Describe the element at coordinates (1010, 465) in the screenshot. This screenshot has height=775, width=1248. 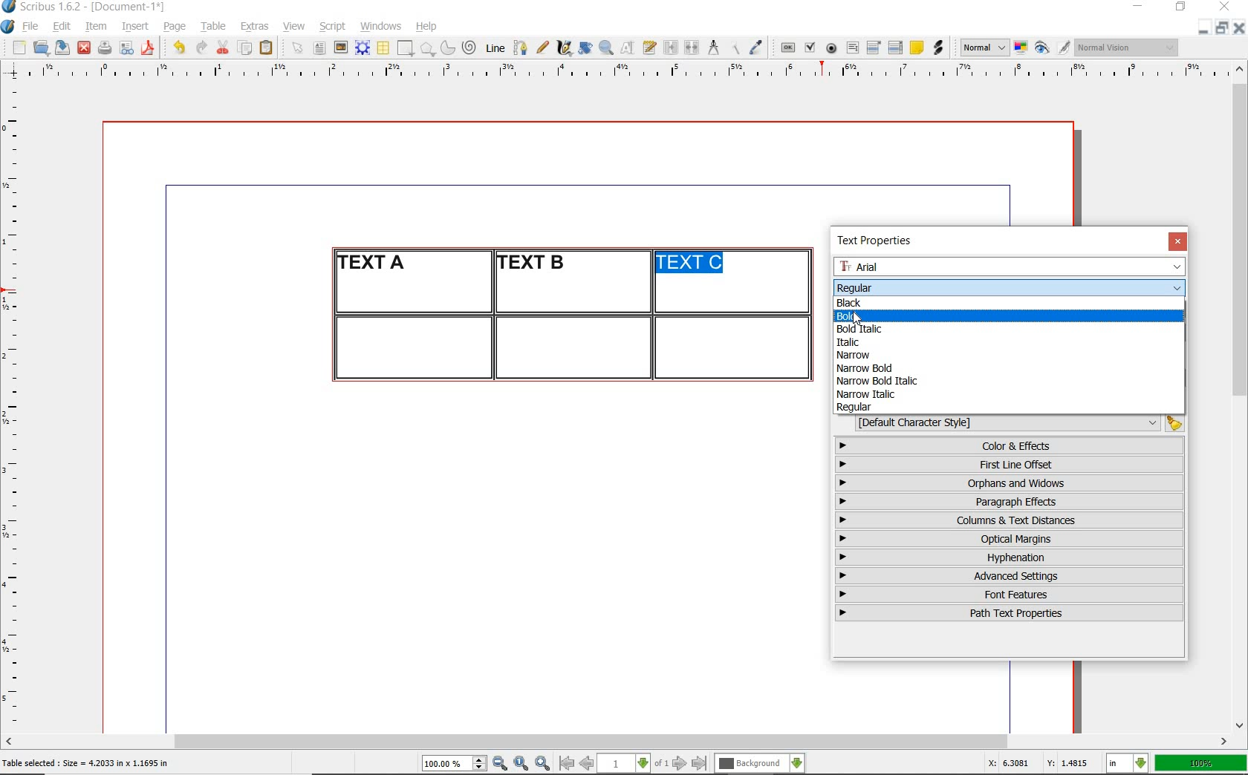
I see `first line offset` at that location.